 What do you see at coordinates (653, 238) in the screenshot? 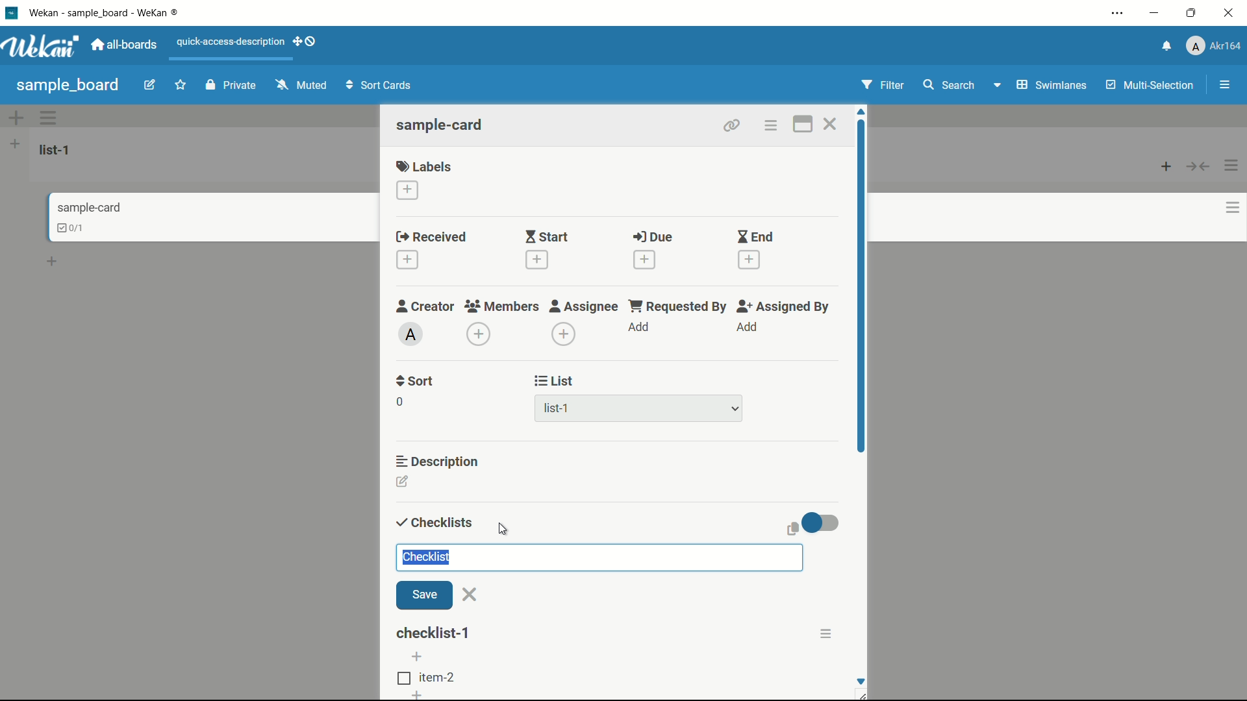
I see `due` at bounding box center [653, 238].